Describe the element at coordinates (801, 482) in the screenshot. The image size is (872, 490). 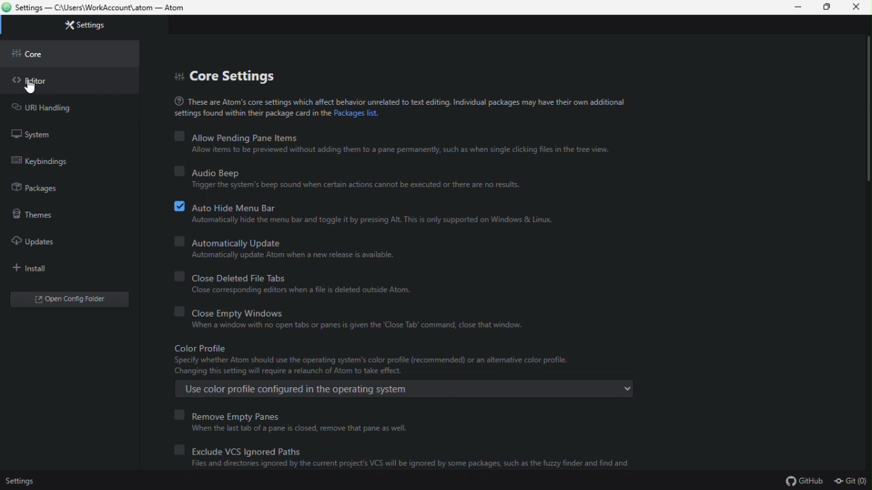
I see `github` at that location.